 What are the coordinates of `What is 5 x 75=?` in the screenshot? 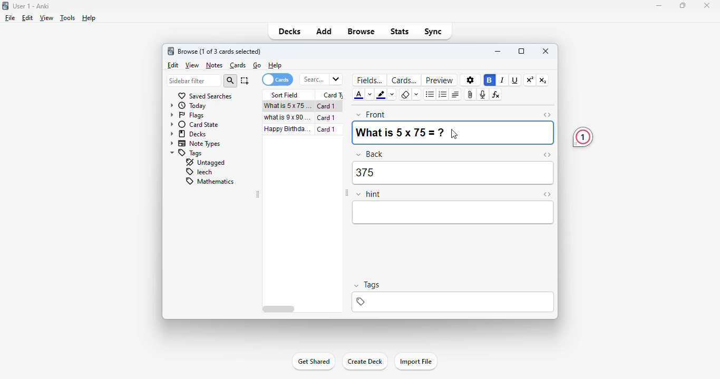 It's located at (398, 133).